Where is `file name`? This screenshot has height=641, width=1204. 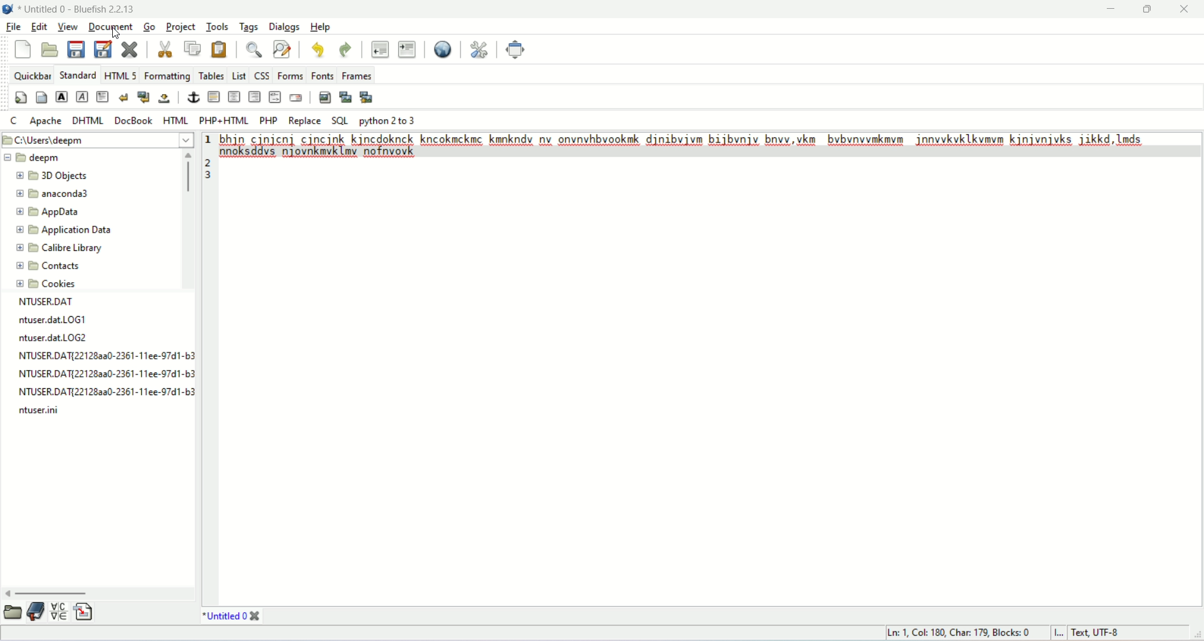 file name is located at coordinates (104, 391).